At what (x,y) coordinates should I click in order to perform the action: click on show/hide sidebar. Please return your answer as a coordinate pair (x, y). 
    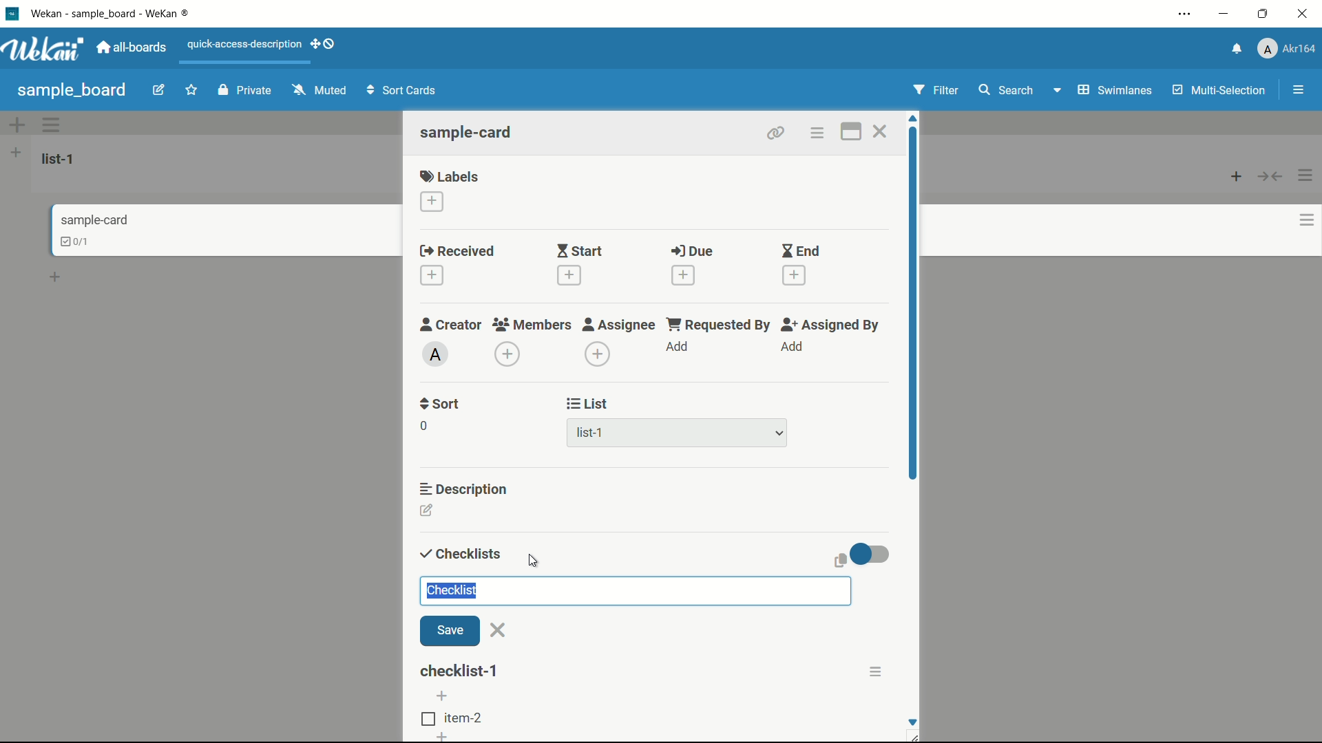
    Looking at the image, I should click on (1300, 90).